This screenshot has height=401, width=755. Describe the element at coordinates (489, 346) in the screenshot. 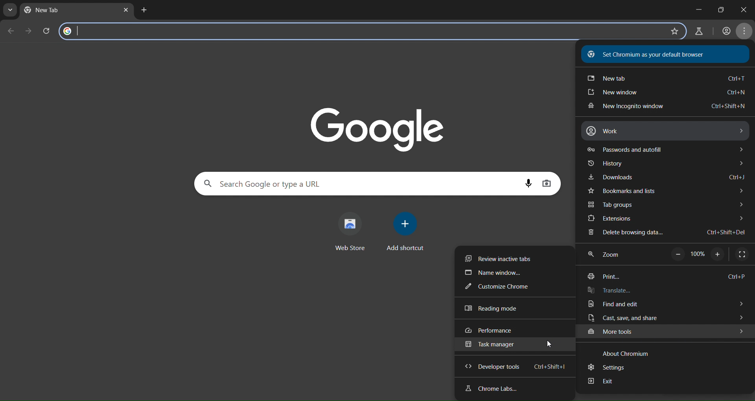

I see `task manager` at that location.